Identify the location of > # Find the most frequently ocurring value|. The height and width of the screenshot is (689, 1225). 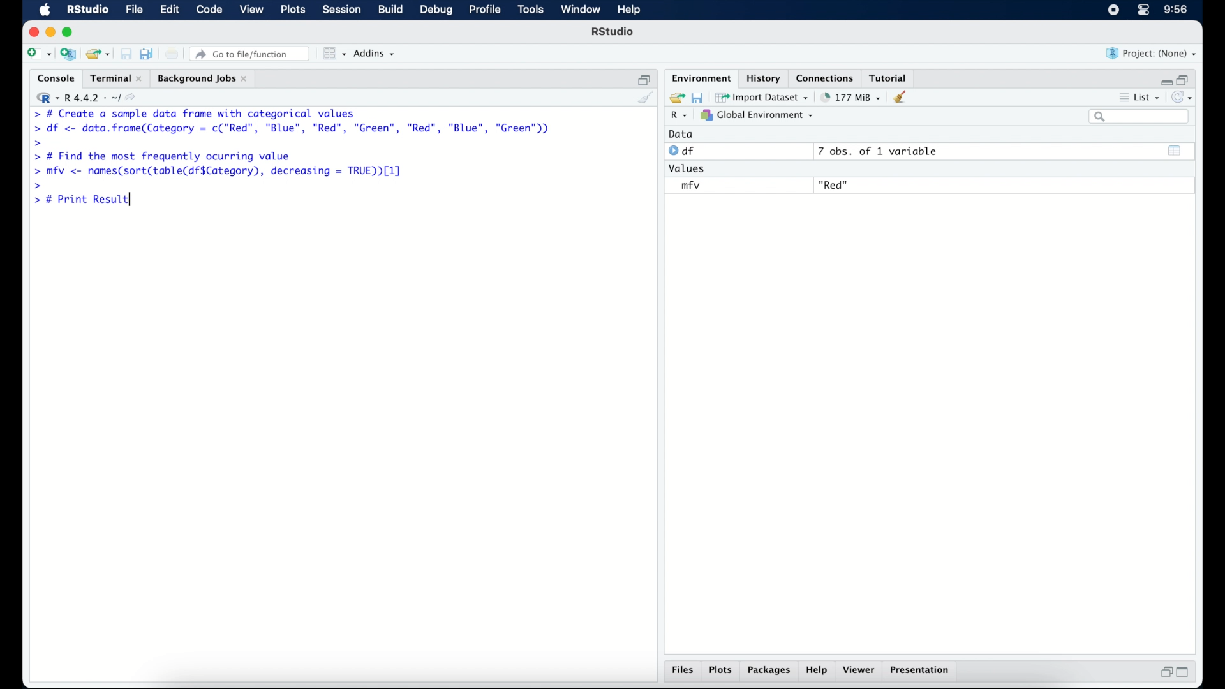
(170, 157).